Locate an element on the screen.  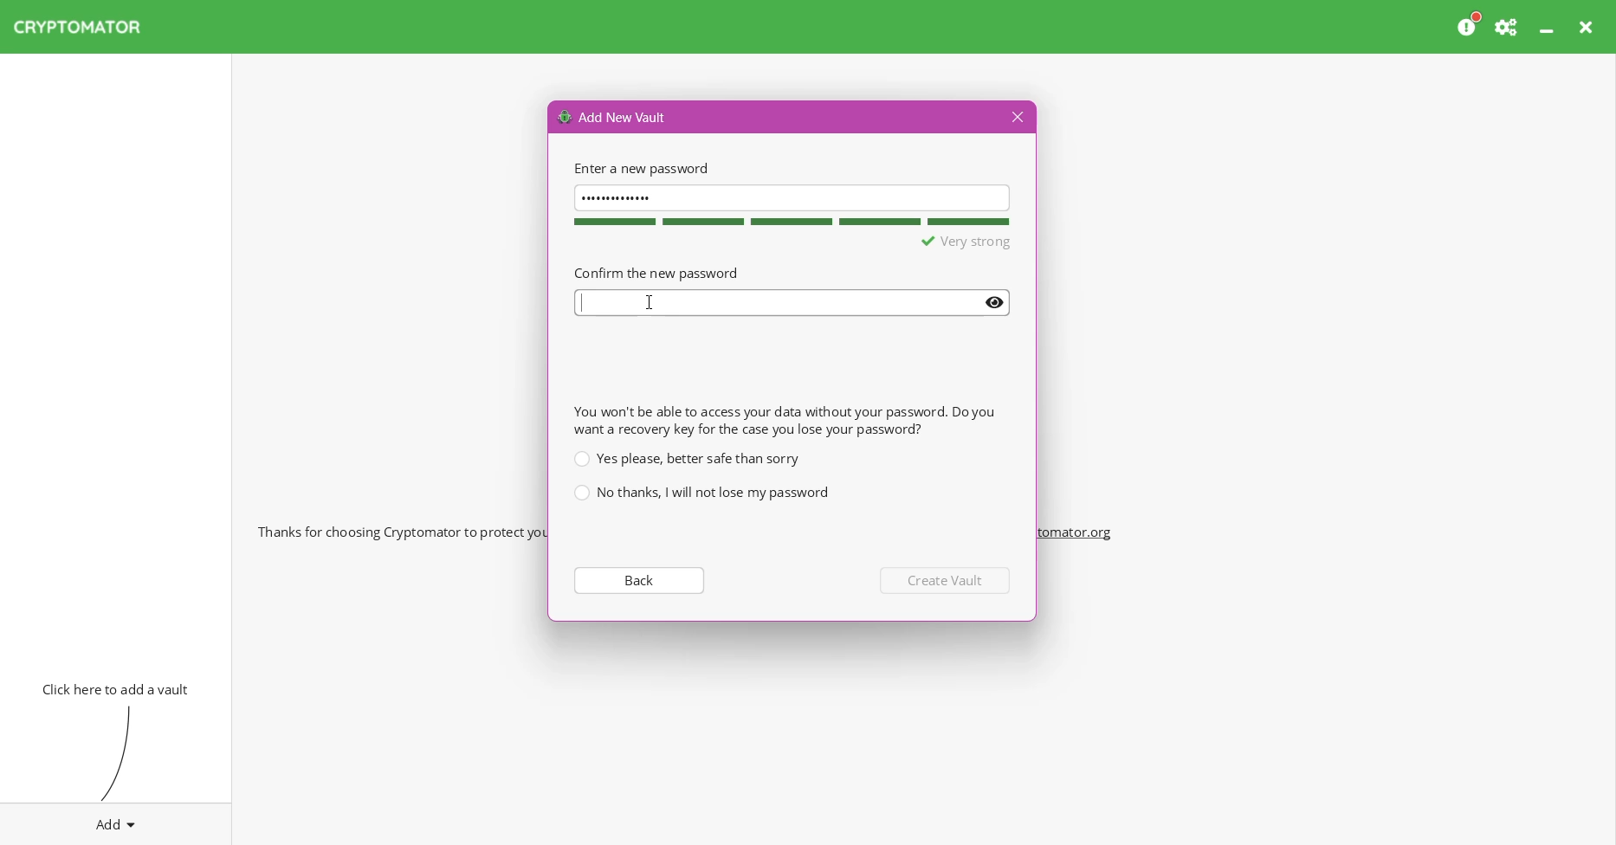
Close is located at coordinates (1015, 118).